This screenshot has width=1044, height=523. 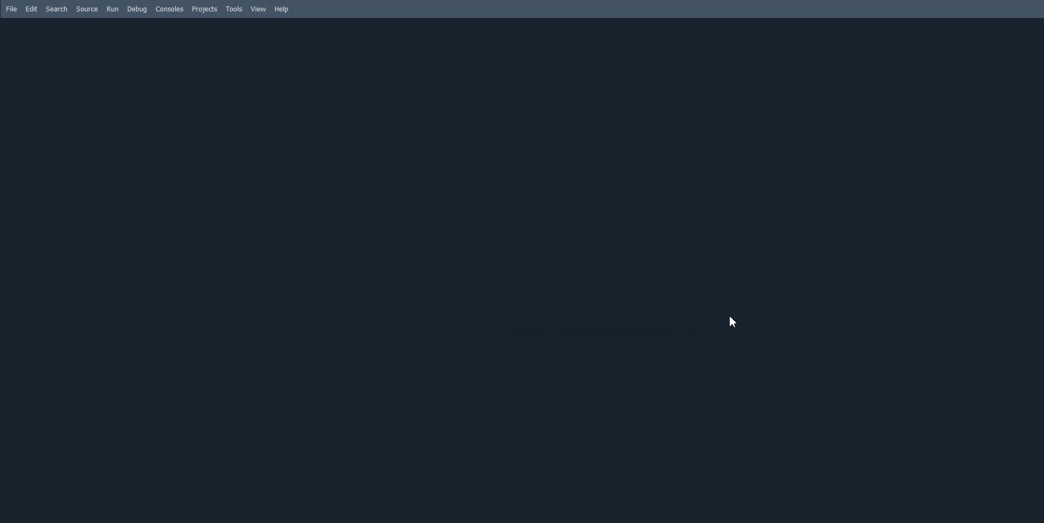 What do you see at coordinates (138, 9) in the screenshot?
I see `Debug` at bounding box center [138, 9].